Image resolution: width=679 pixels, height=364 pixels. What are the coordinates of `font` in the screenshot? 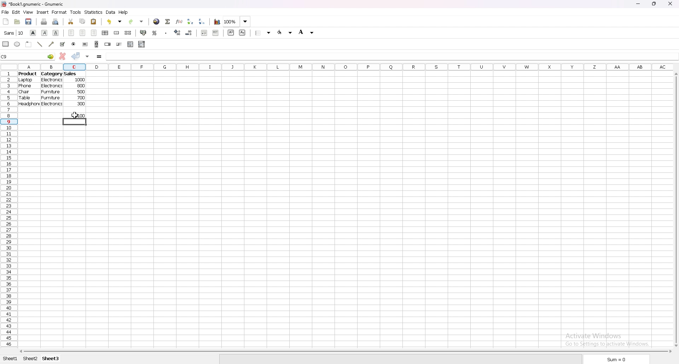 It's located at (14, 33).